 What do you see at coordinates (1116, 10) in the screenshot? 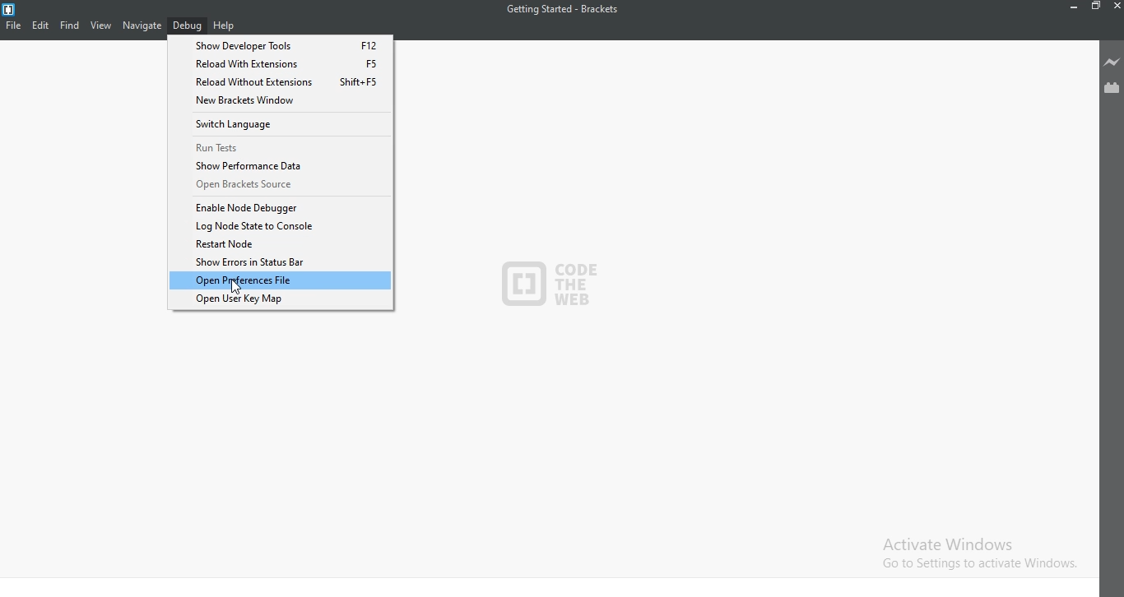
I see `close` at bounding box center [1116, 10].